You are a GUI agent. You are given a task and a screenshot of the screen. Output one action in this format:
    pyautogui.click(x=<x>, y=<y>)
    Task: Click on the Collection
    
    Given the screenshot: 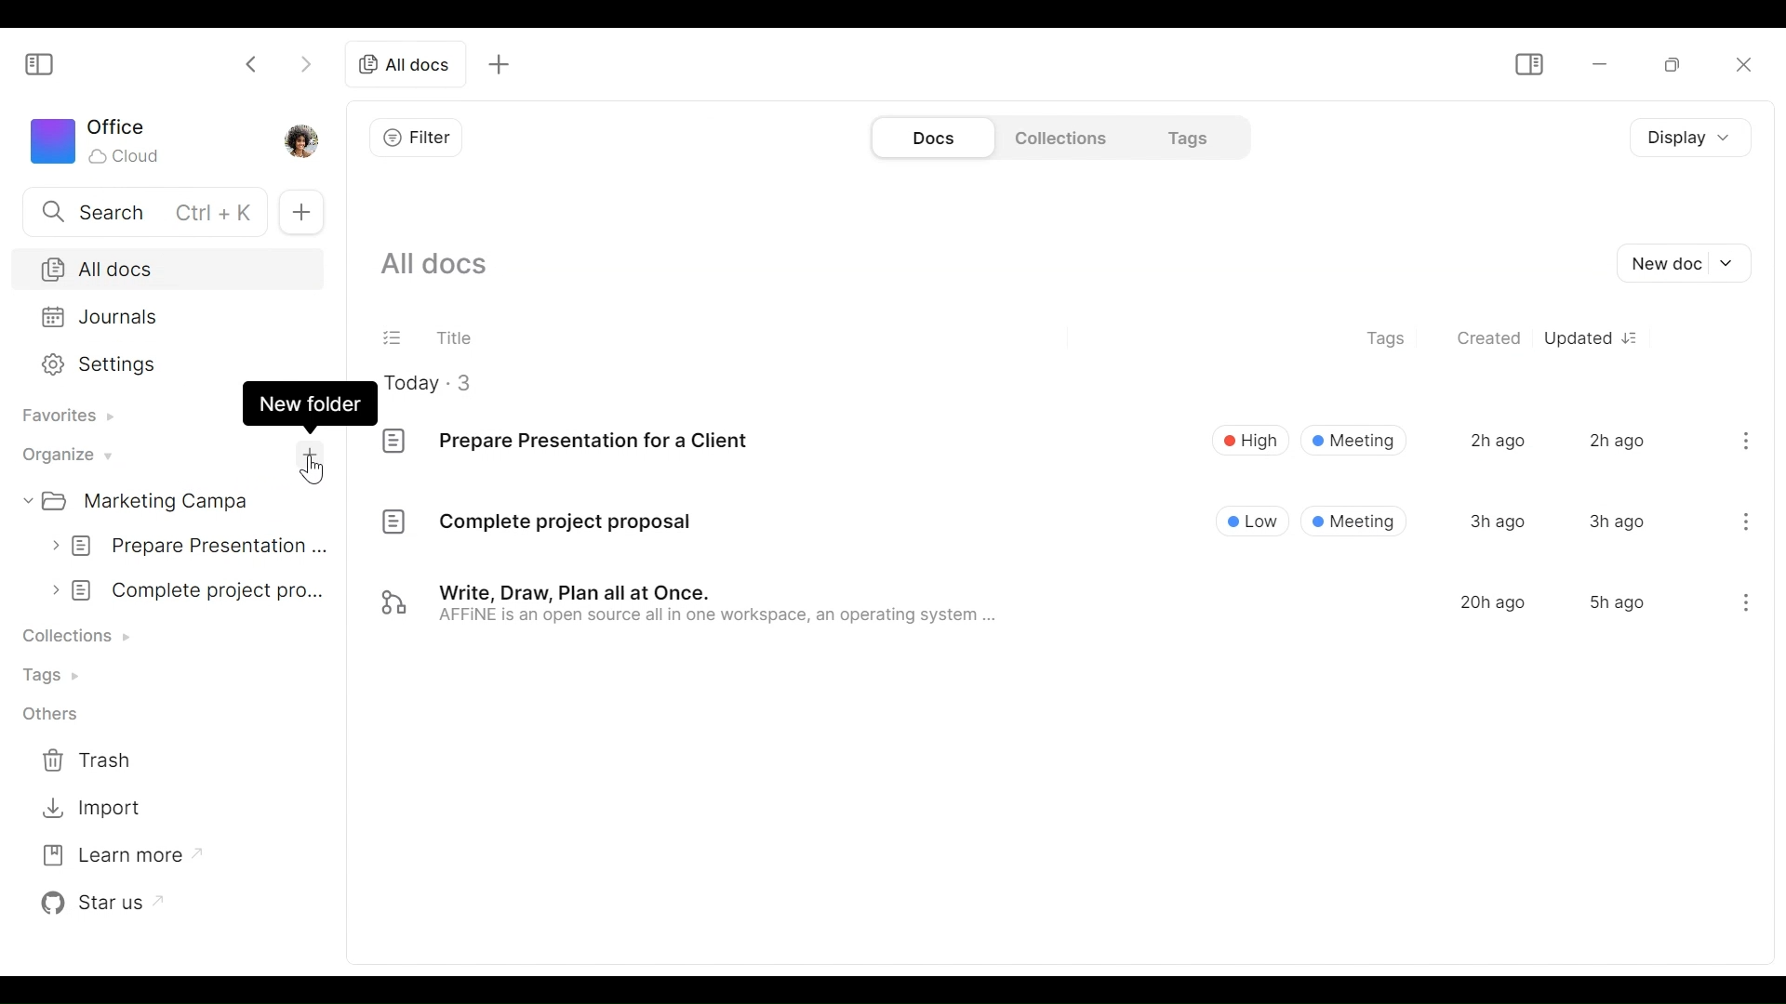 What is the action you would take?
    pyautogui.click(x=81, y=635)
    